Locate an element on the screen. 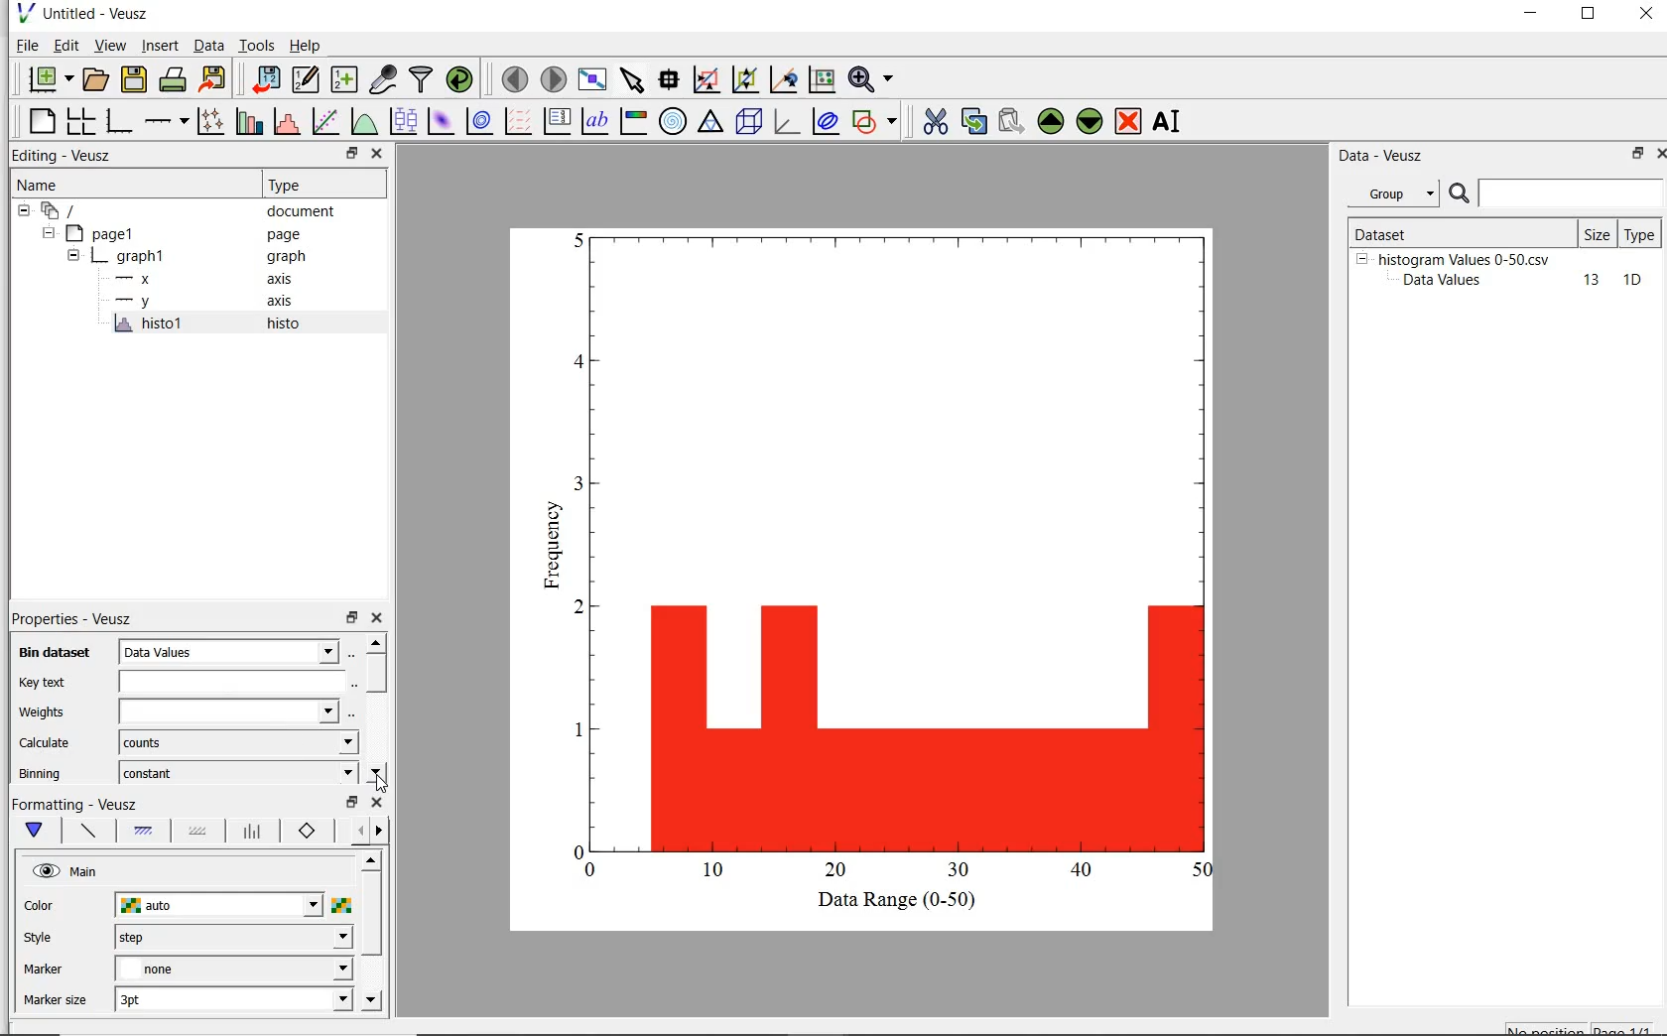 The width and height of the screenshot is (1667, 1036). click or draw a rectangle to zoom on graph axes is located at coordinates (744, 80).